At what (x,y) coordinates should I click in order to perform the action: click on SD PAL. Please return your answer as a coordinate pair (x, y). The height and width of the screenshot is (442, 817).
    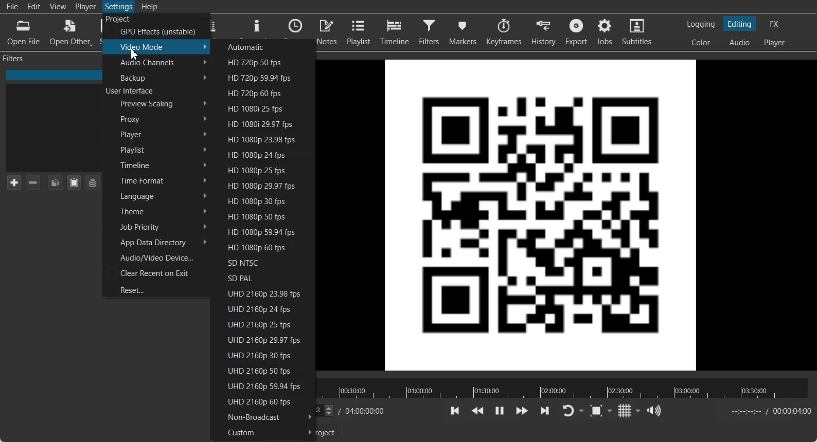
    Looking at the image, I should click on (258, 278).